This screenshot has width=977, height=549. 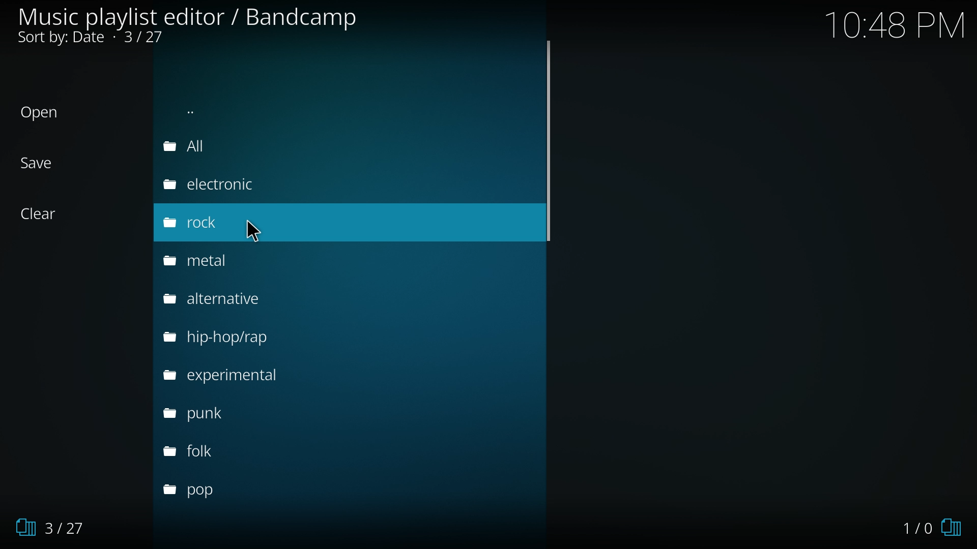 What do you see at coordinates (47, 163) in the screenshot?
I see `Save` at bounding box center [47, 163].